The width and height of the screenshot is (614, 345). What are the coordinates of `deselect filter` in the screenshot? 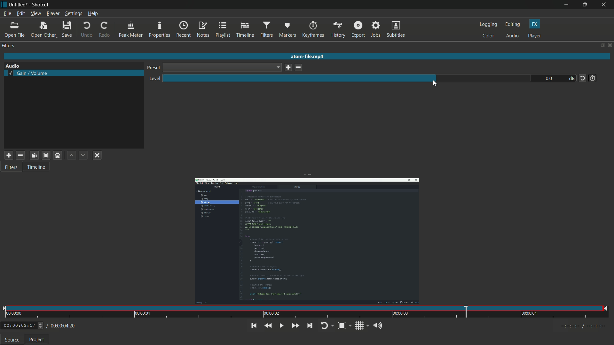 It's located at (98, 155).